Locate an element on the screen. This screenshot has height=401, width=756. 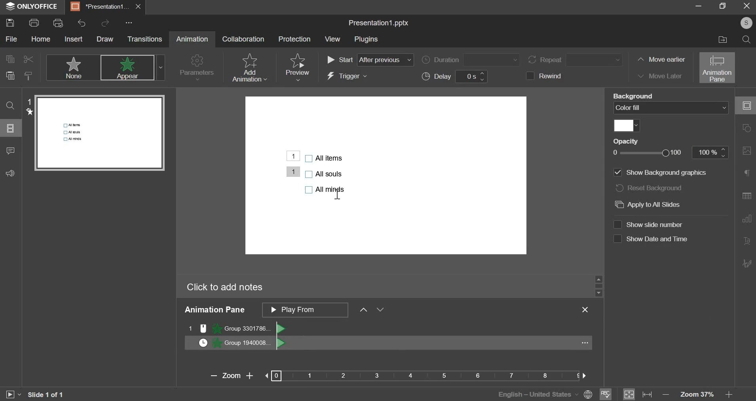
animation pane order is located at coordinates (305, 310).